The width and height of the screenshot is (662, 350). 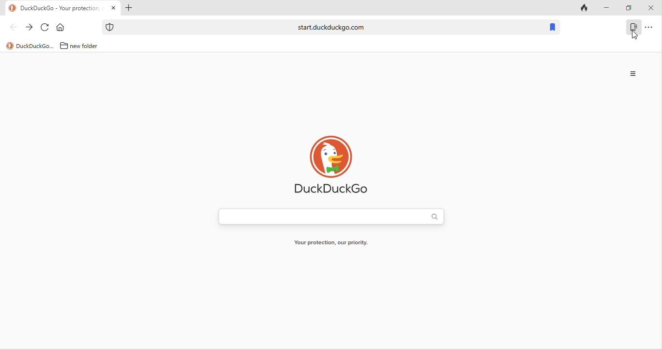 What do you see at coordinates (333, 165) in the screenshot?
I see `duck duck go logo` at bounding box center [333, 165].